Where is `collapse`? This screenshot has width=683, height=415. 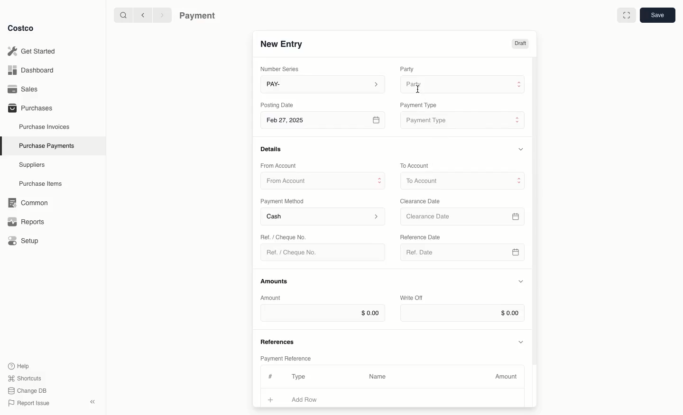 collapse is located at coordinates (92, 402).